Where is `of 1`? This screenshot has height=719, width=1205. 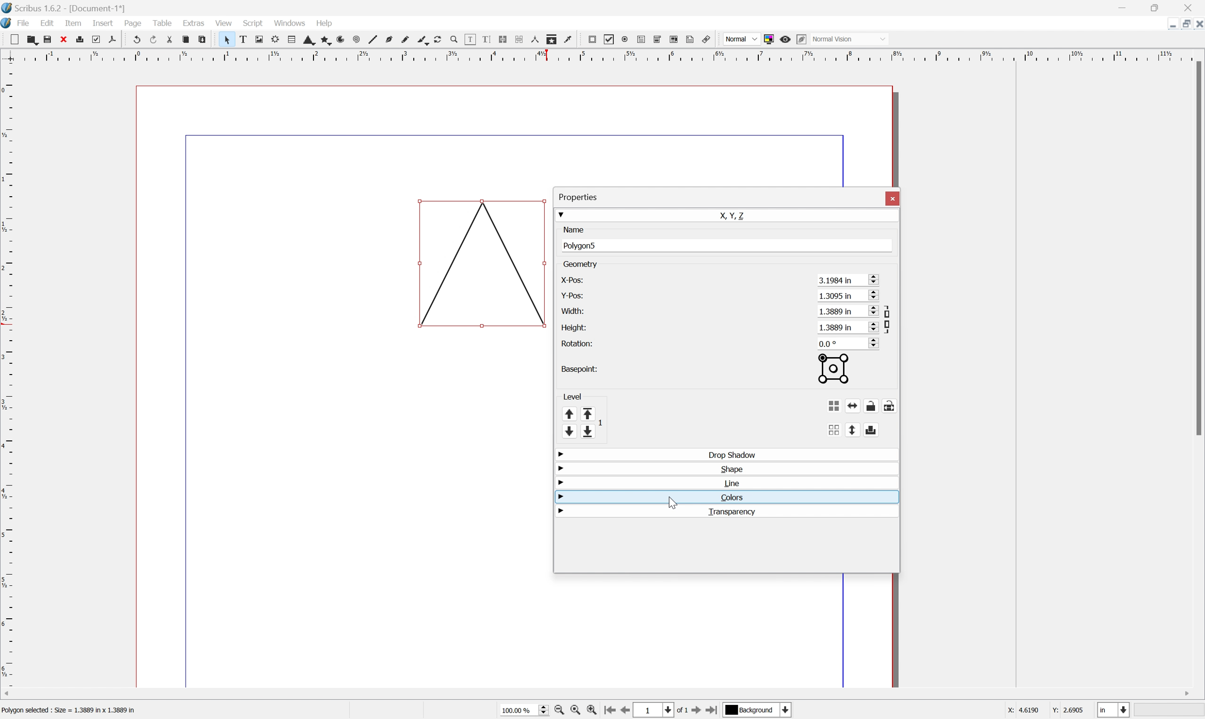
of 1 is located at coordinates (683, 710).